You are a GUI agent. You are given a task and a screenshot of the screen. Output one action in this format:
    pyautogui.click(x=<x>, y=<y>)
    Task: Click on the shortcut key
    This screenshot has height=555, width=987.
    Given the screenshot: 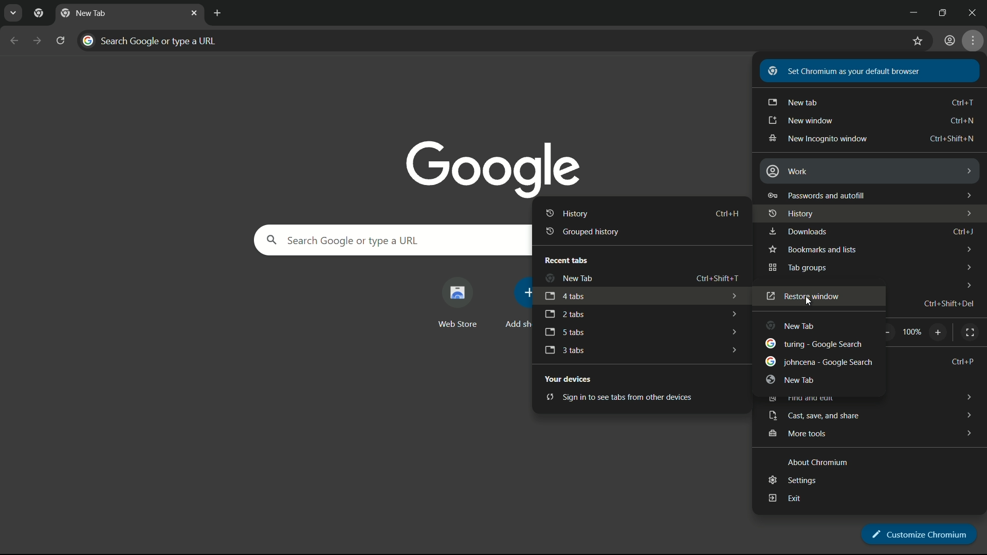 What is the action you would take?
    pyautogui.click(x=726, y=212)
    